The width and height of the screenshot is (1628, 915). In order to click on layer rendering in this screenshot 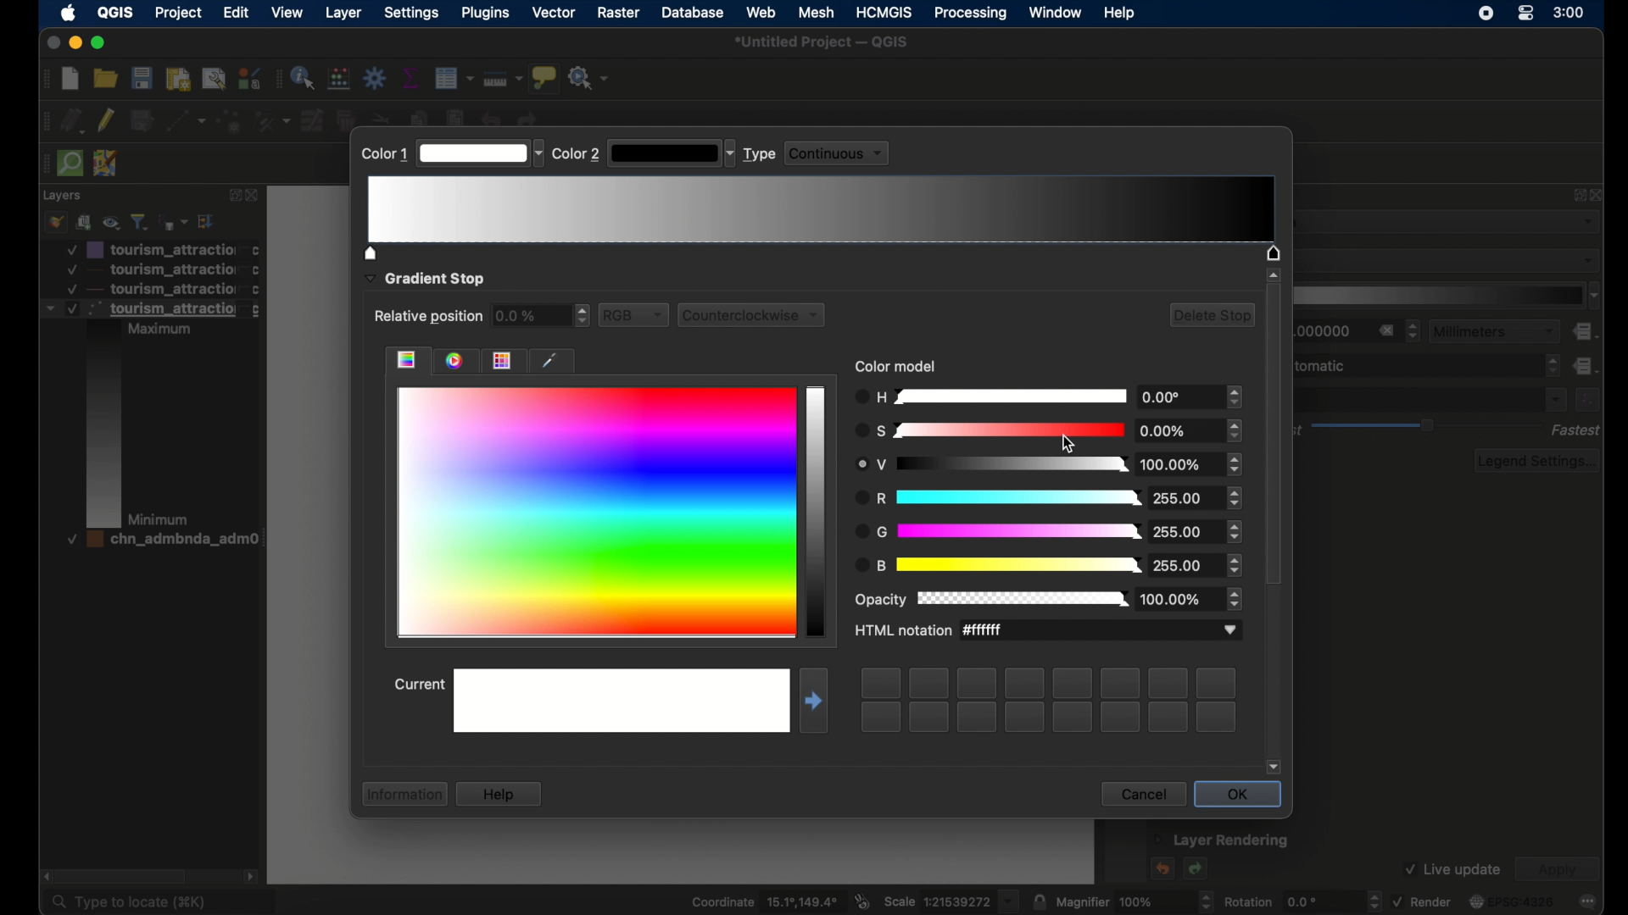, I will do `click(1222, 841)`.